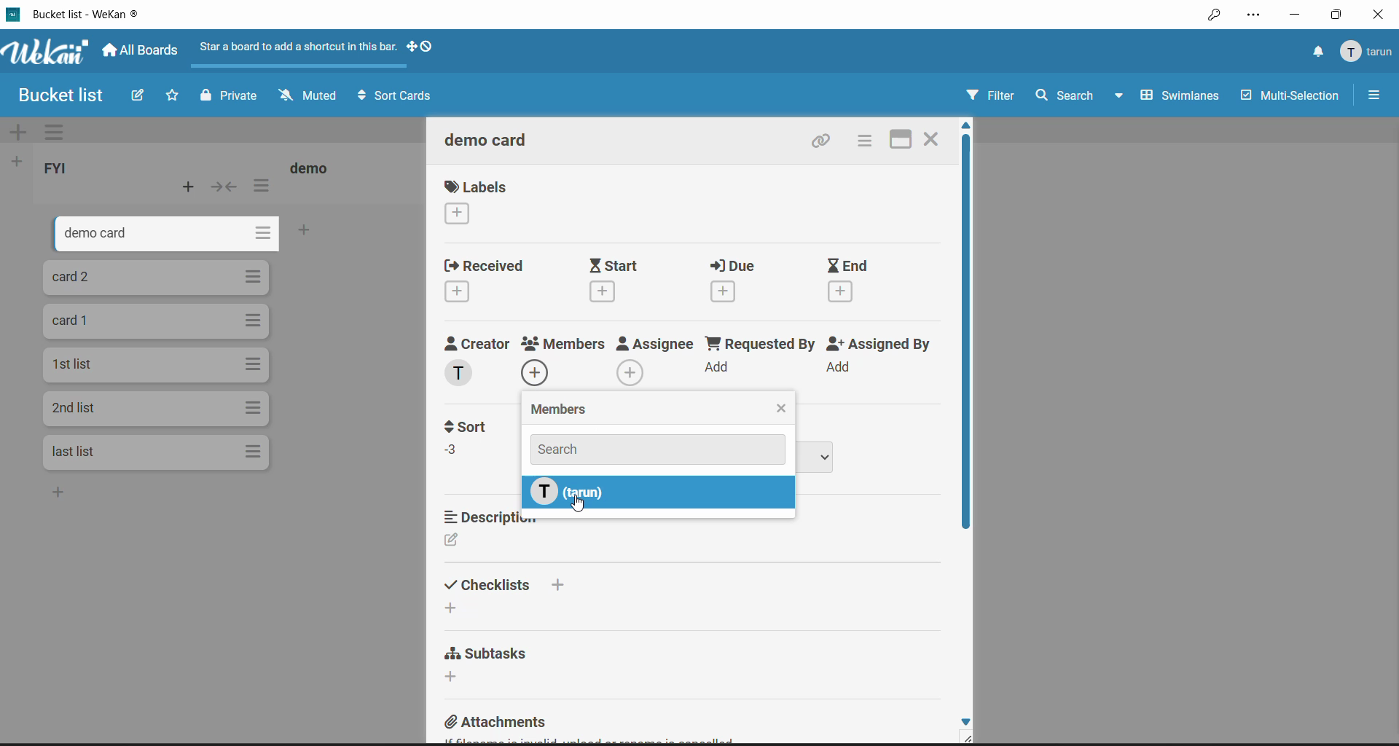 Image resolution: width=1399 pixels, height=746 pixels. I want to click on add checklist, so click(449, 607).